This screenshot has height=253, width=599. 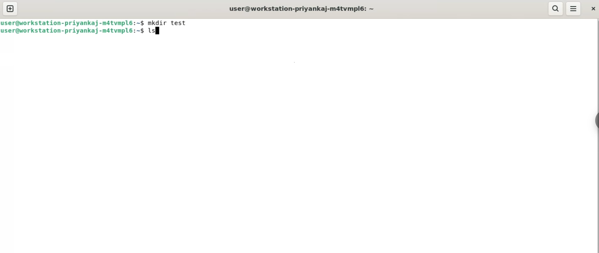 I want to click on user@workstation-priyankaj-m4tvmpl6: ~, so click(x=304, y=8).